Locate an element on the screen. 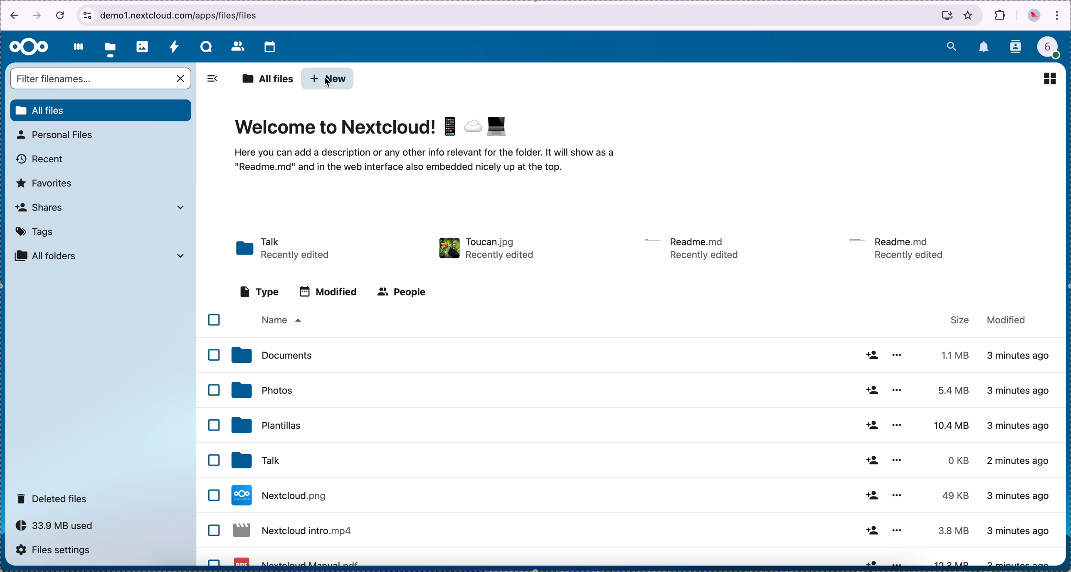  more options is located at coordinates (900, 562).